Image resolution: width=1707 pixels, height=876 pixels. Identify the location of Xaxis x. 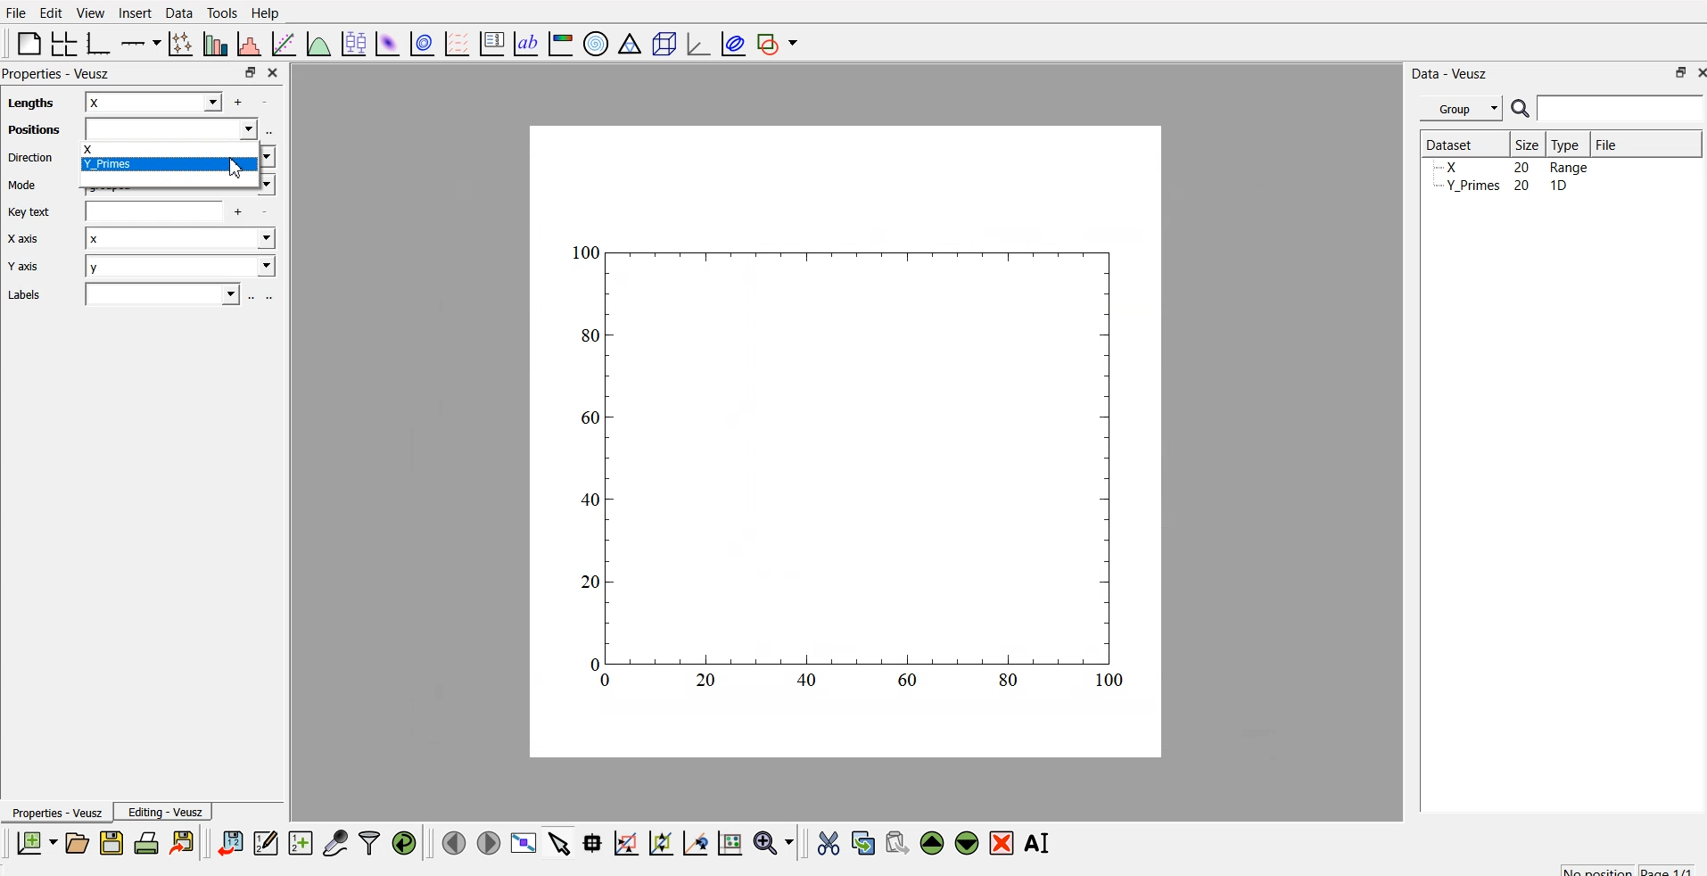
(146, 241).